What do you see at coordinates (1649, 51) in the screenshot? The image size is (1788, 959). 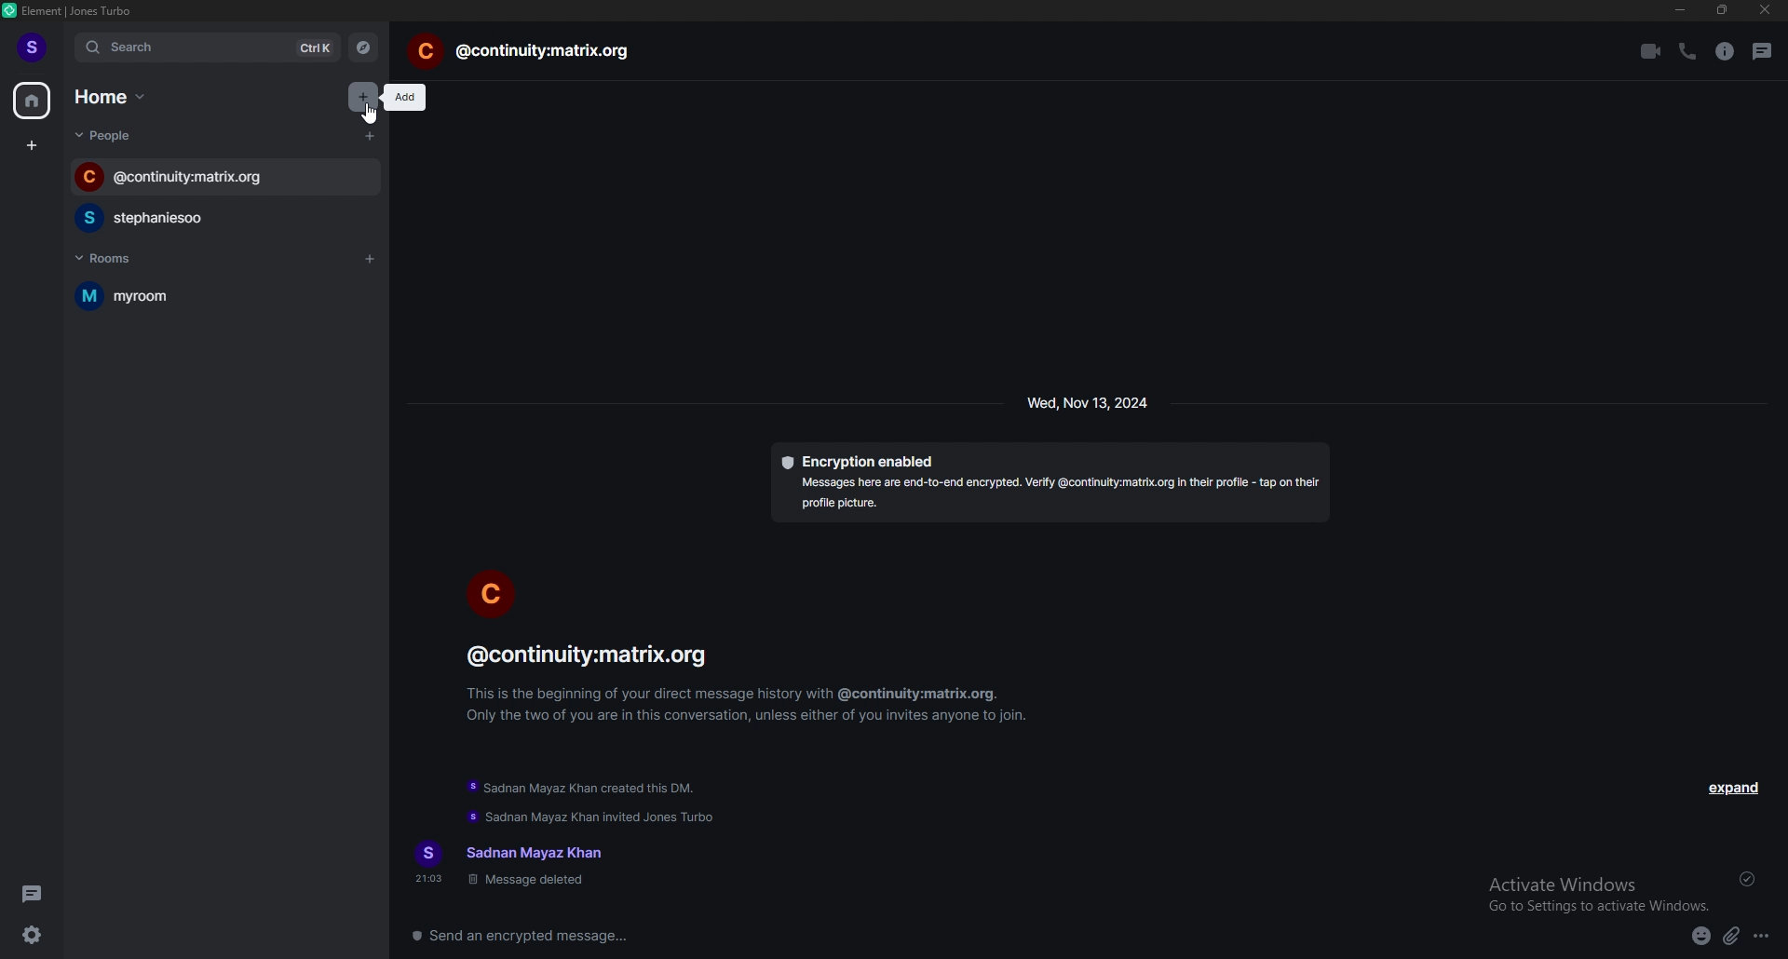 I see `video call` at bounding box center [1649, 51].